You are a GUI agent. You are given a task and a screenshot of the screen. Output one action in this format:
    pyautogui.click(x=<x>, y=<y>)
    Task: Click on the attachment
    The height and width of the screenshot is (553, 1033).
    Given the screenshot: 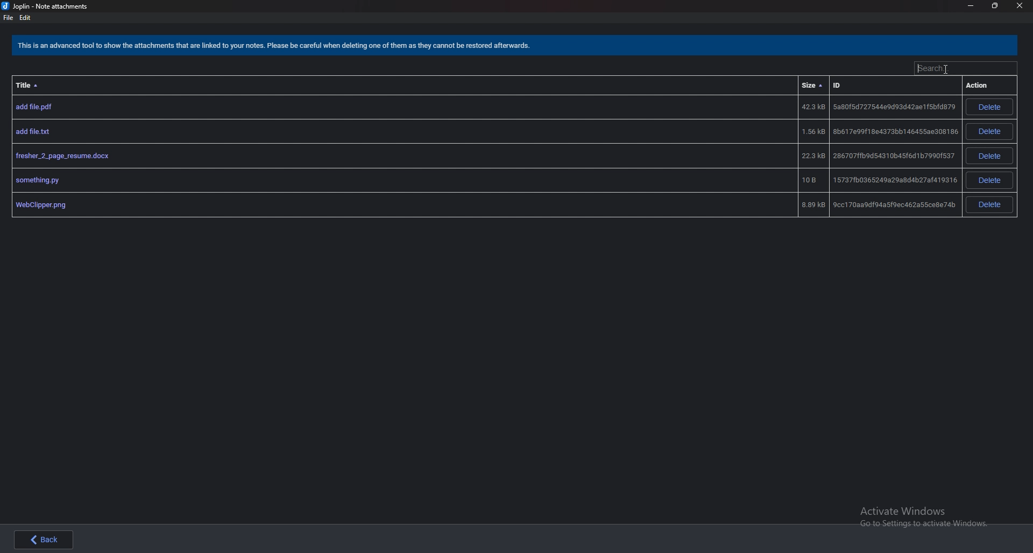 What is the action you would take?
    pyautogui.click(x=484, y=156)
    